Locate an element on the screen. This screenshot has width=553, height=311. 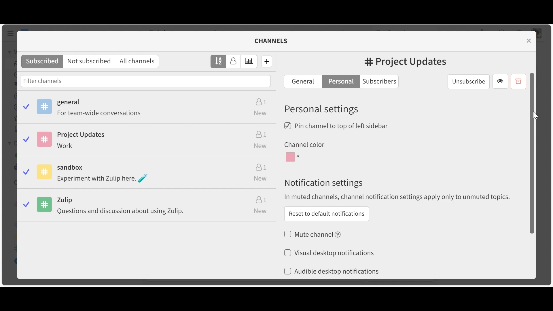
Sandbox is located at coordinates (147, 174).